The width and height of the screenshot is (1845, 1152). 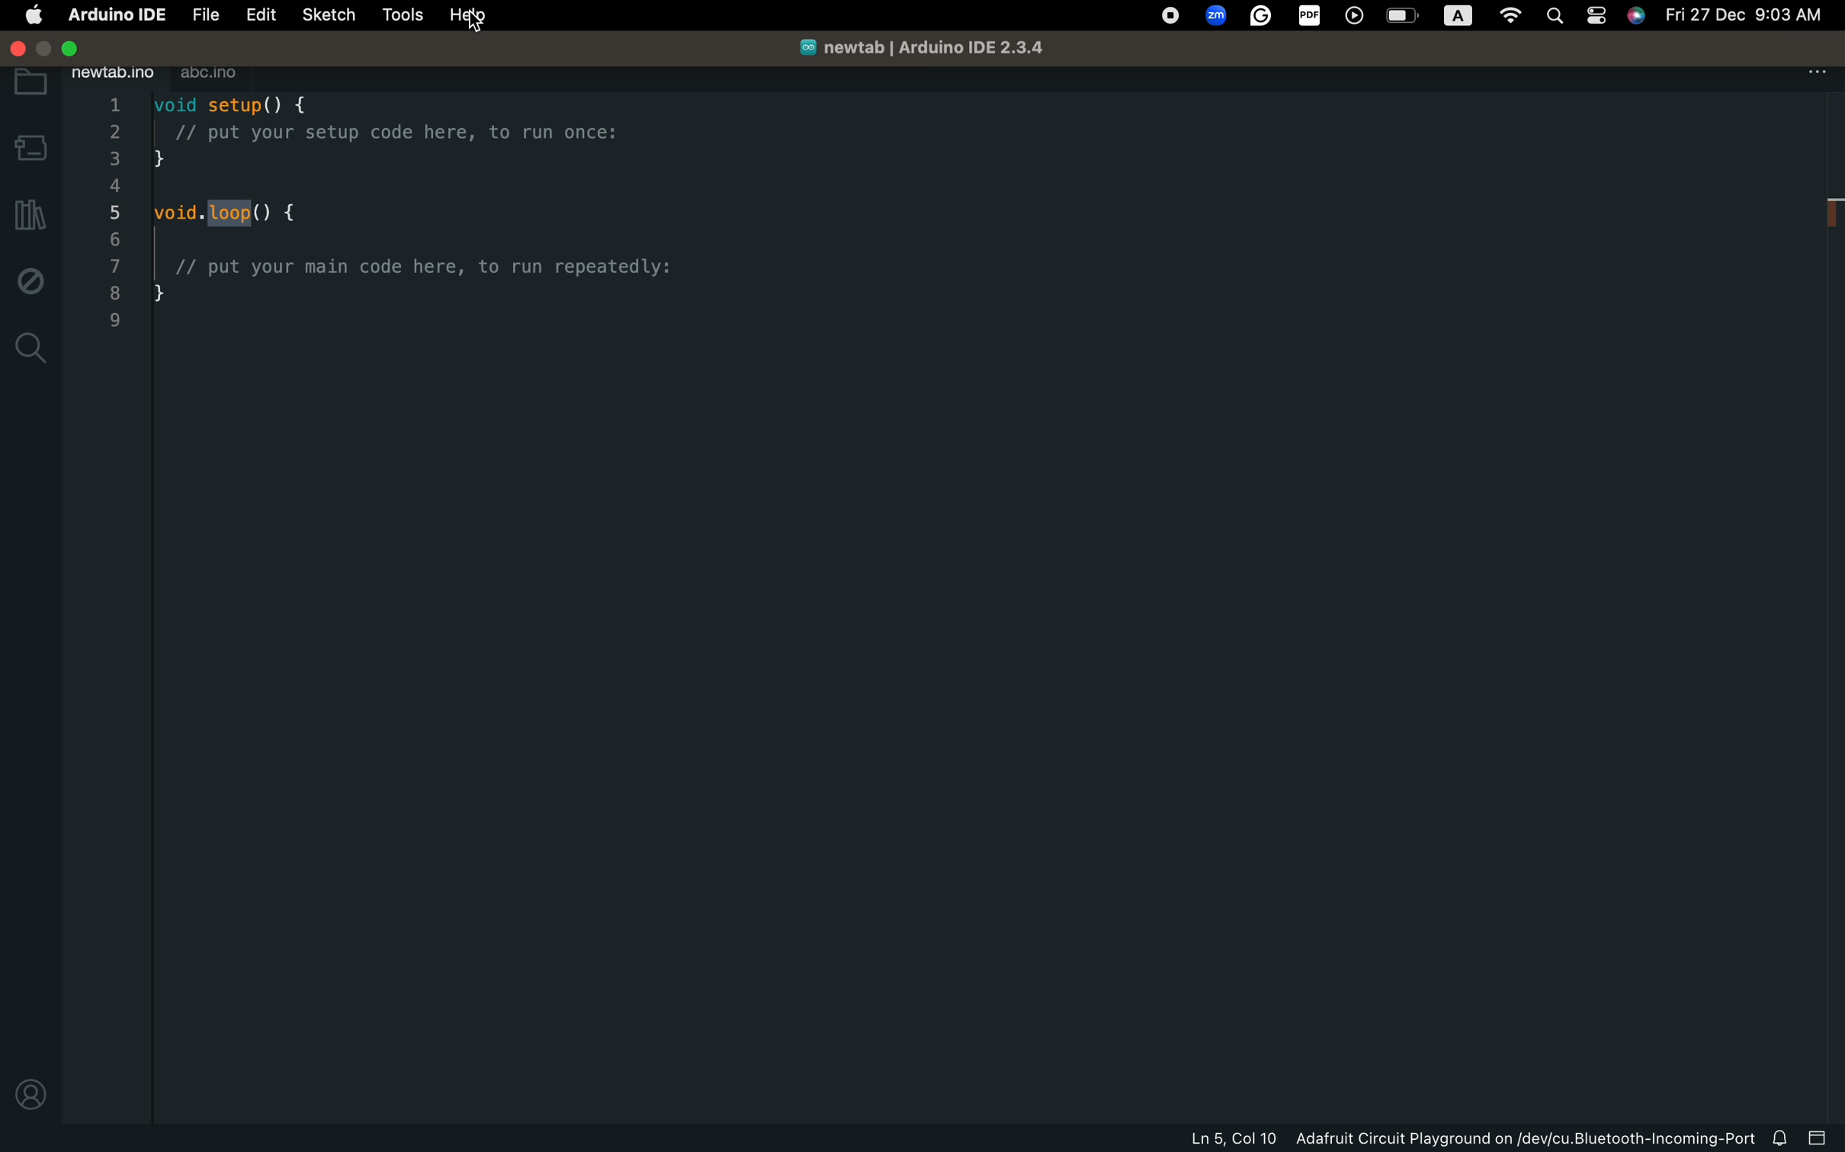 I want to click on Ln 5, Col 10, so click(x=1232, y=1139).